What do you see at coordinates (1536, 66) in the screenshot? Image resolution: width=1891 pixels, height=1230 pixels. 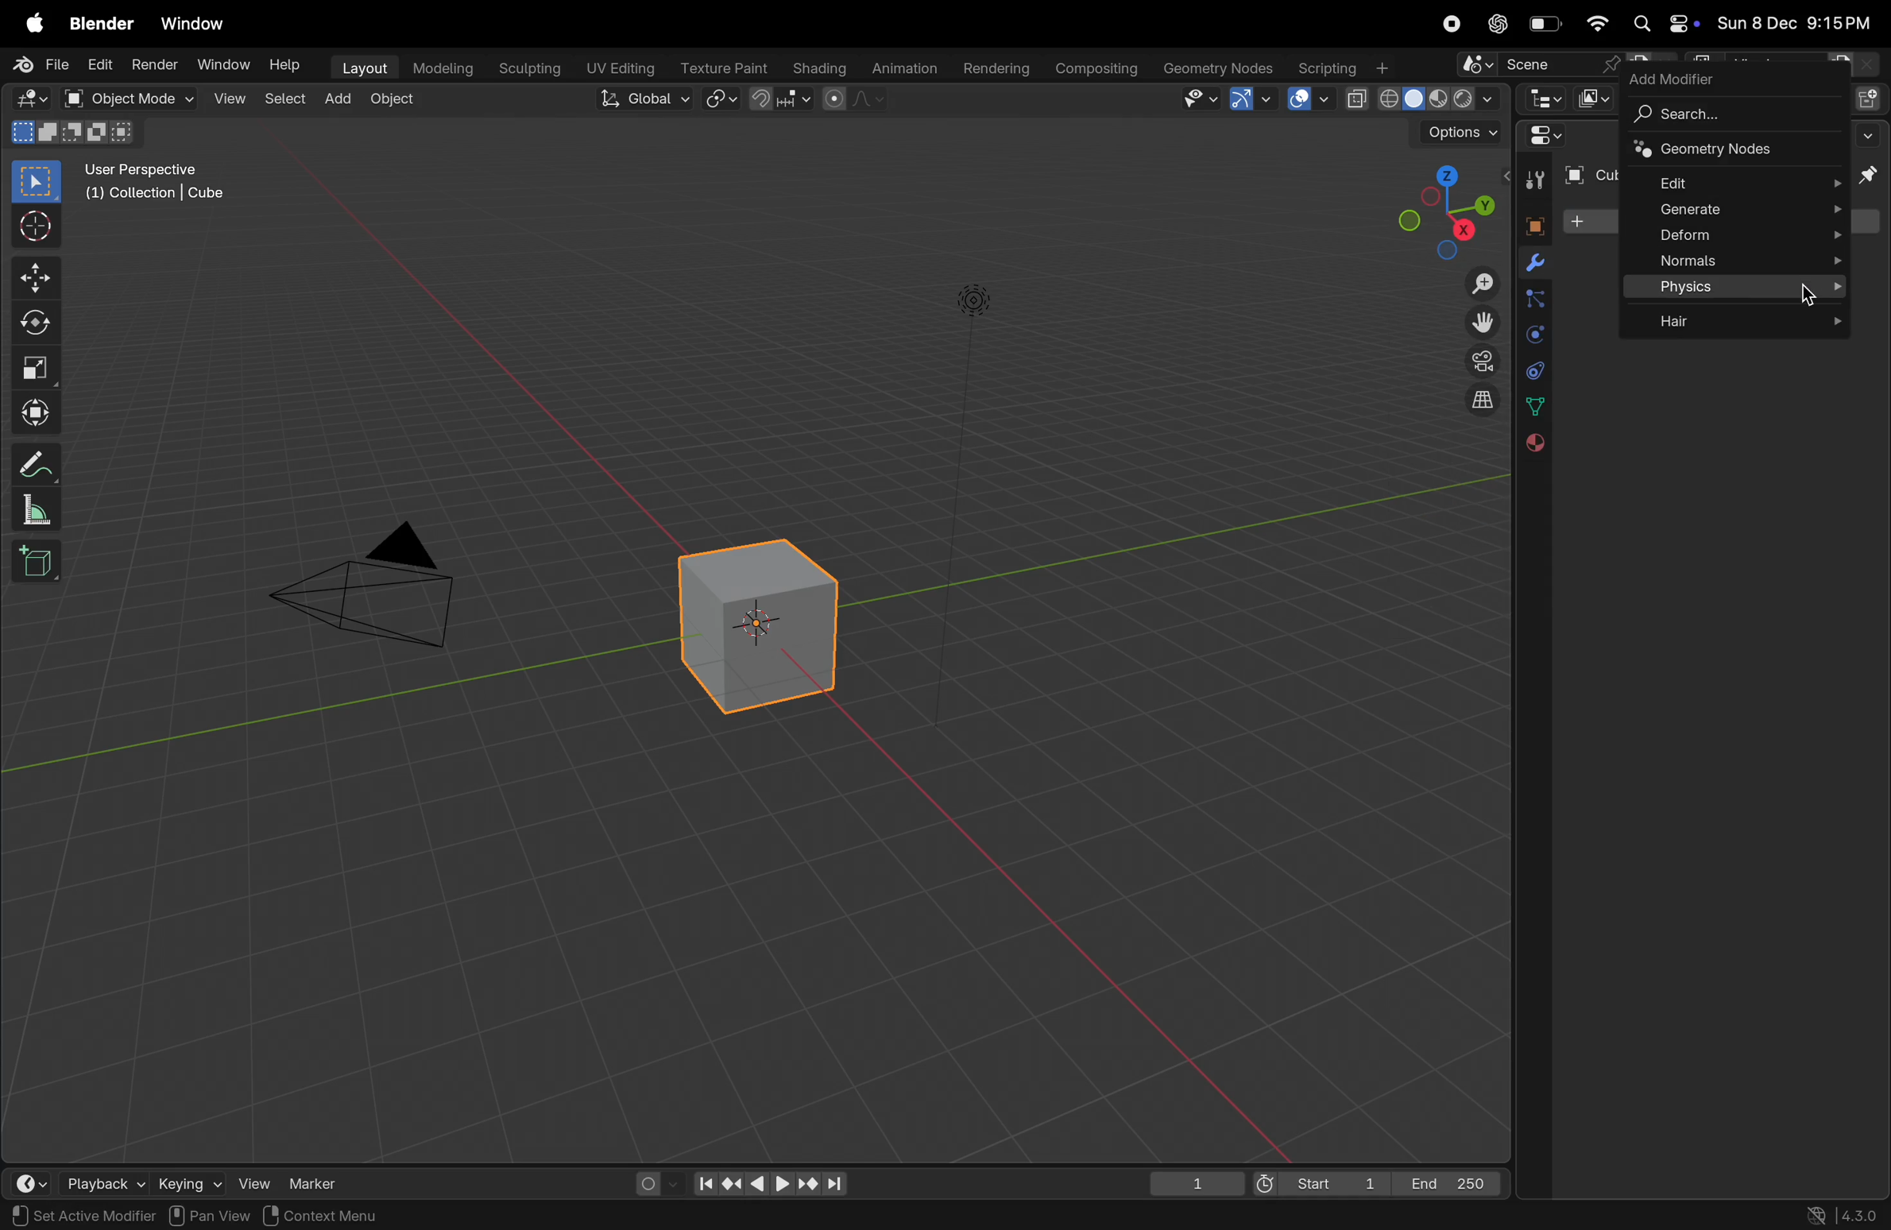 I see `pin scene` at bounding box center [1536, 66].